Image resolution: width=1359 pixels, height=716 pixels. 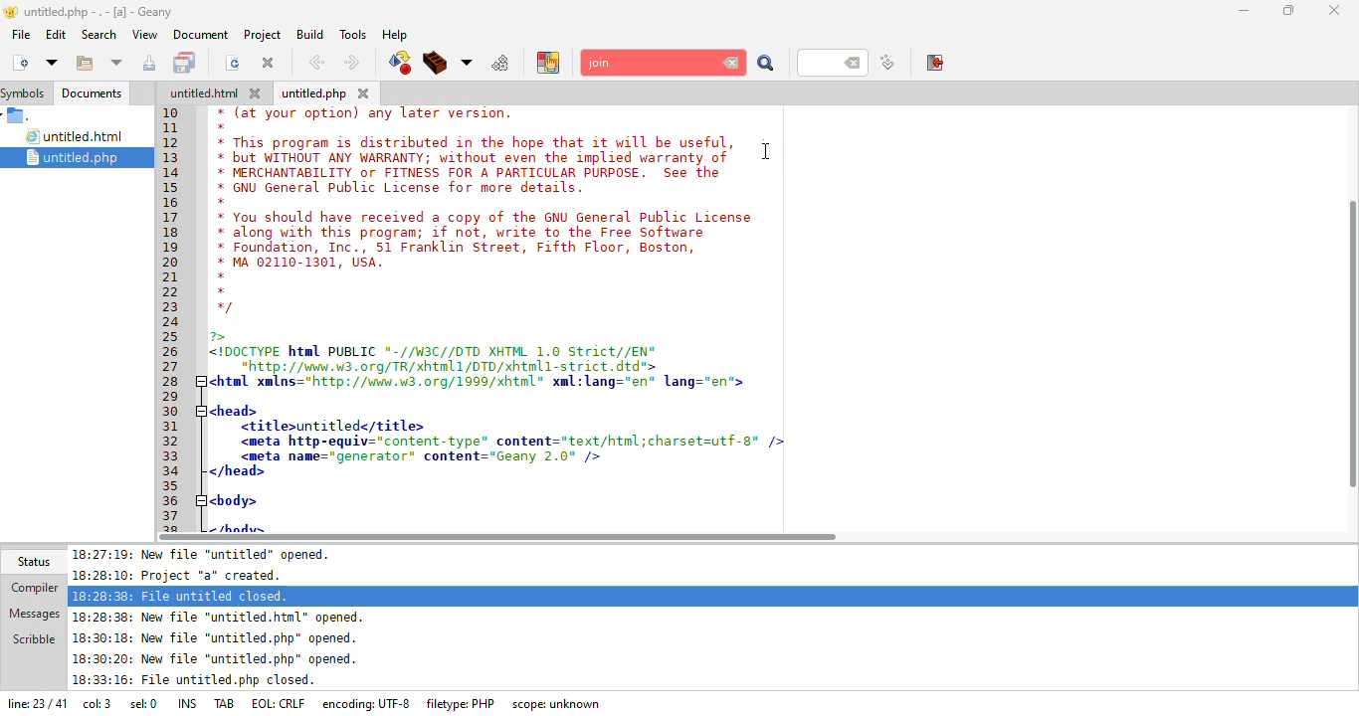 I want to click on 14, so click(x=173, y=173).